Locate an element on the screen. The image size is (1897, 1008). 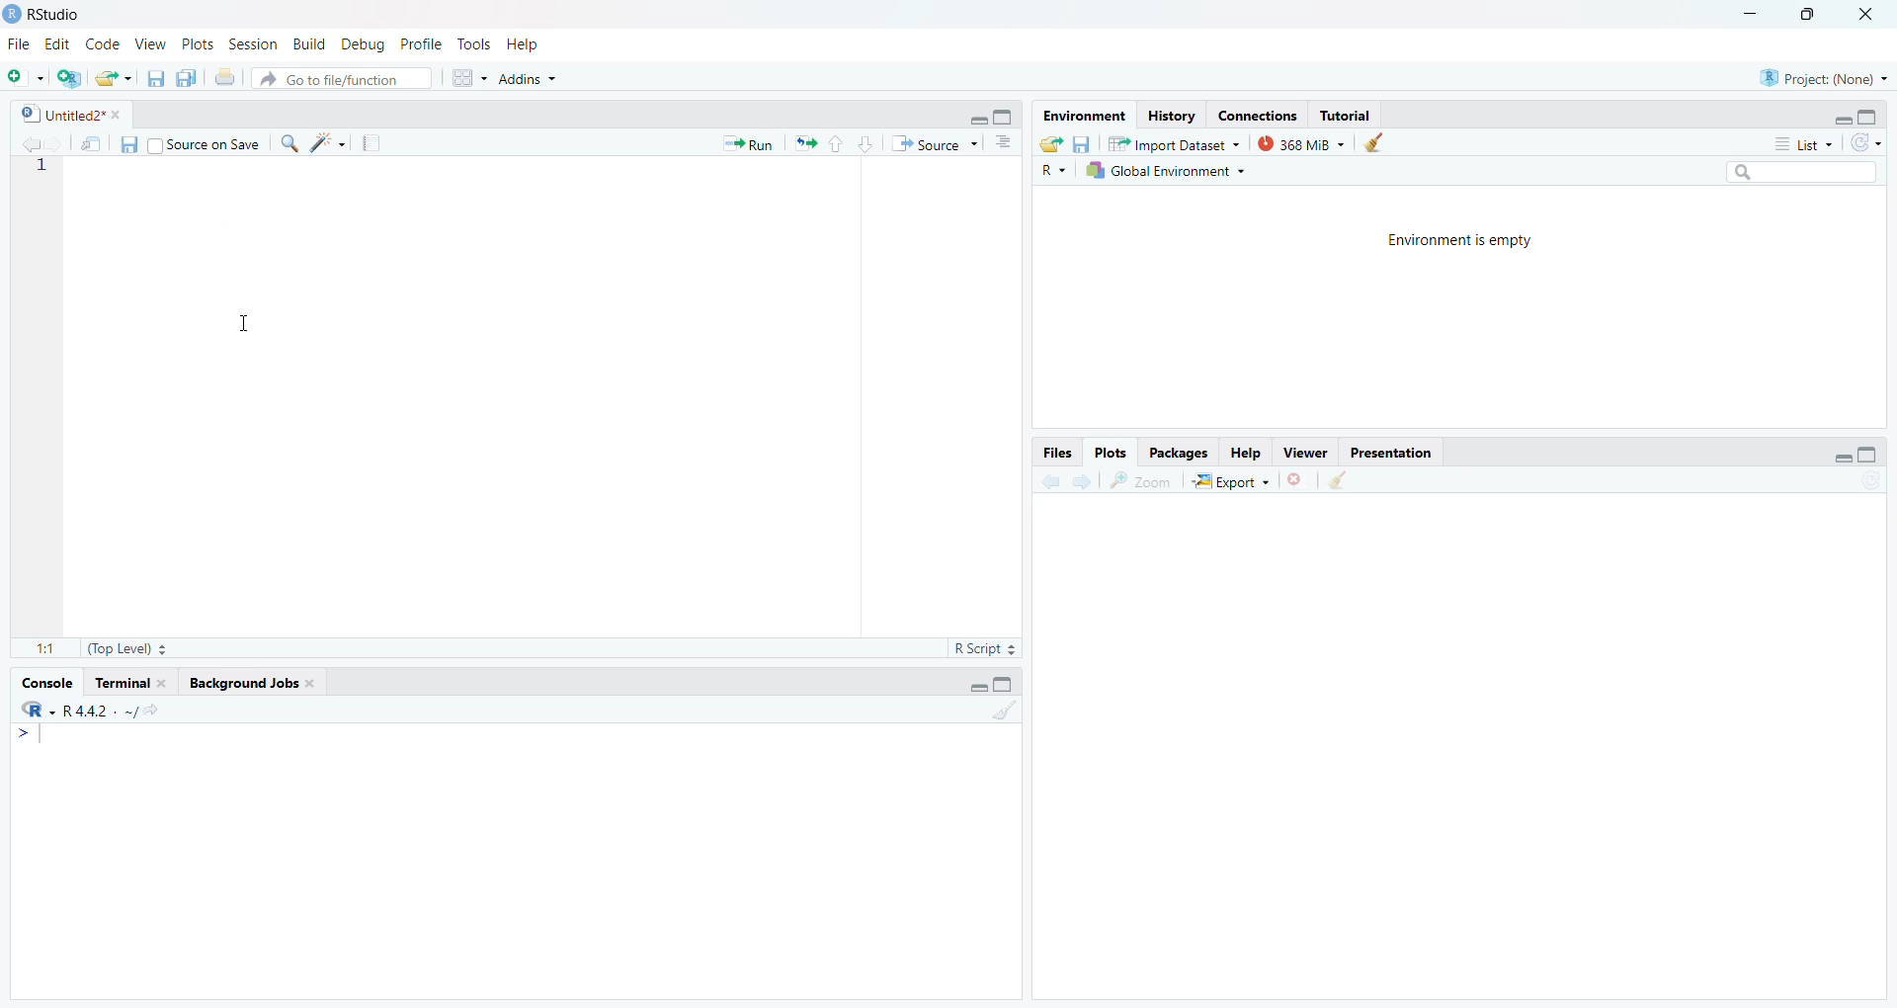
add script is located at coordinates (71, 79).